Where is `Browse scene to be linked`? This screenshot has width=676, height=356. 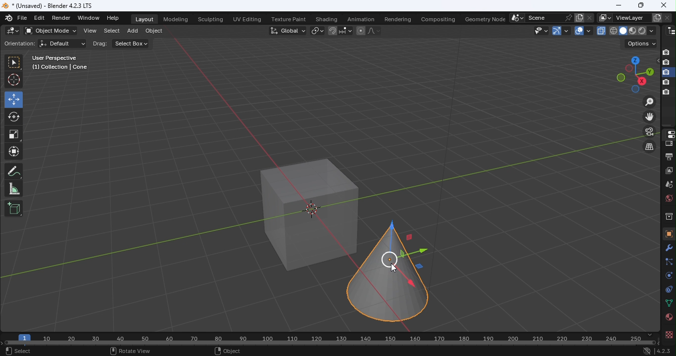 Browse scene to be linked is located at coordinates (516, 17).